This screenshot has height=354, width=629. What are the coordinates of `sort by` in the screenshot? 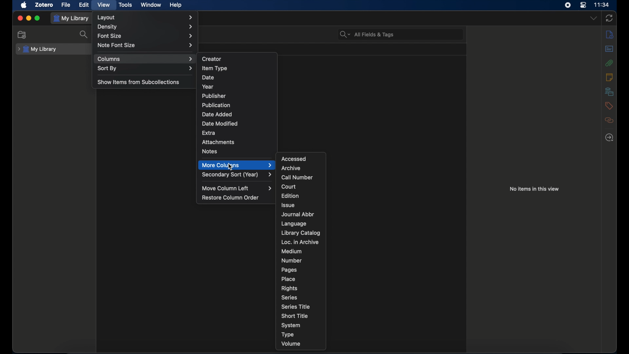 It's located at (145, 68).